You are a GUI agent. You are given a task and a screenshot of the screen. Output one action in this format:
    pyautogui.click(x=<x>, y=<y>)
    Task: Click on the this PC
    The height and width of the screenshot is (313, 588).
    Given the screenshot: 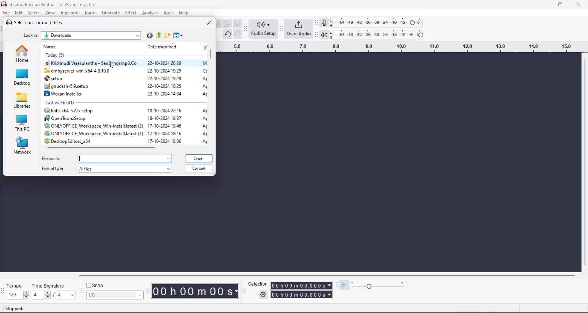 What is the action you would take?
    pyautogui.click(x=24, y=122)
    